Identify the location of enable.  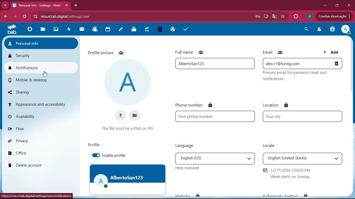
(95, 156).